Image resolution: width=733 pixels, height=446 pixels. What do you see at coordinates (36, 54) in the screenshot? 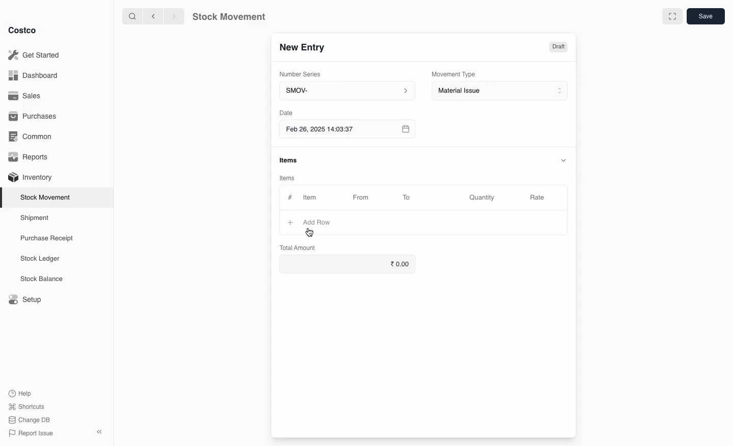
I see `Get Started` at bounding box center [36, 54].